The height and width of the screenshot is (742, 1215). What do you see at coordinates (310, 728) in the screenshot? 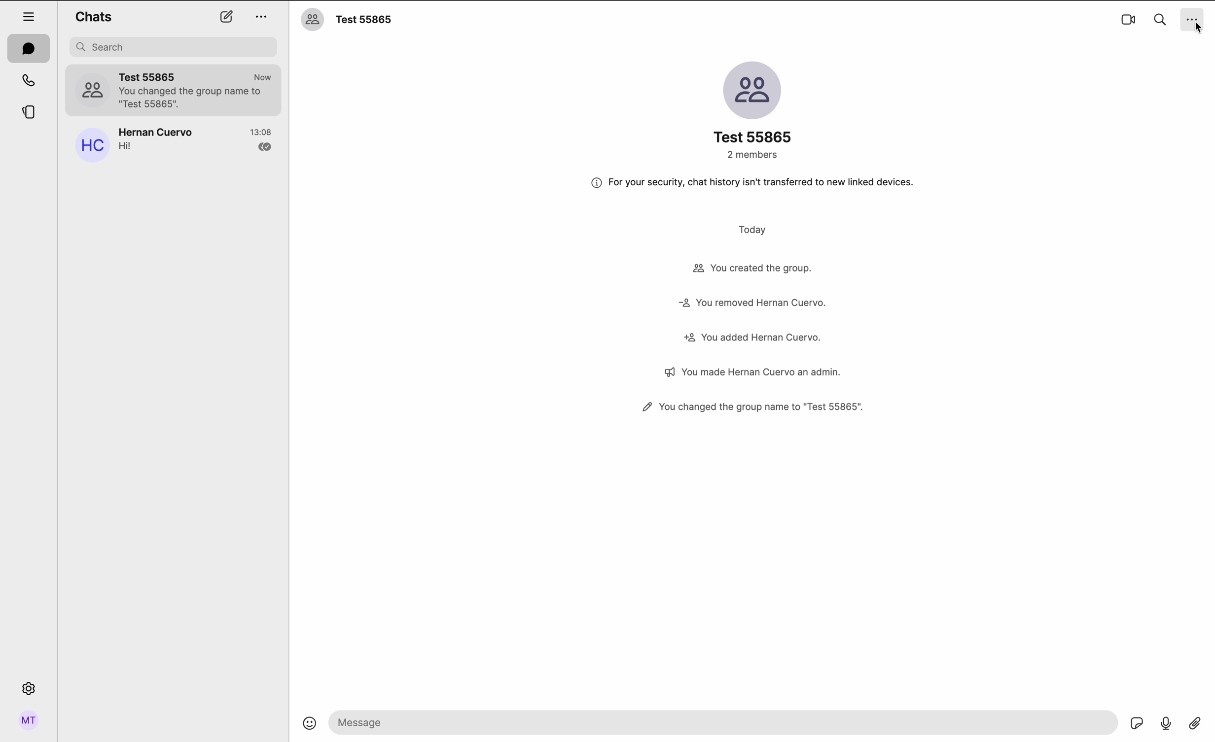
I see `emojis` at bounding box center [310, 728].